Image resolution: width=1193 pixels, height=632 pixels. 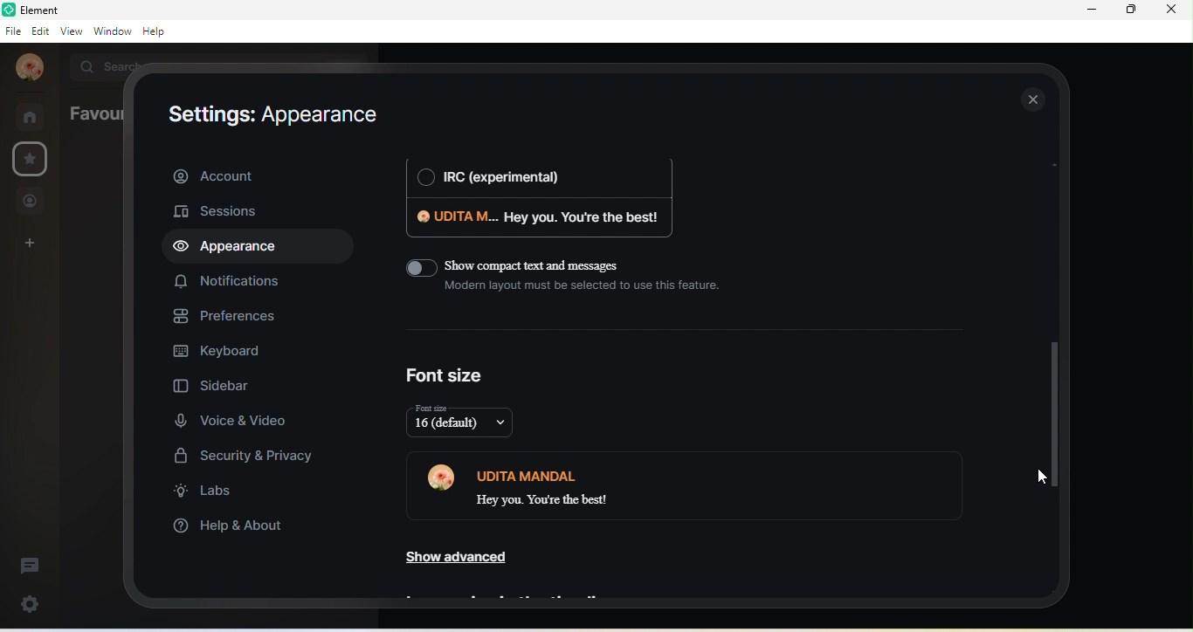 What do you see at coordinates (111, 31) in the screenshot?
I see `window` at bounding box center [111, 31].